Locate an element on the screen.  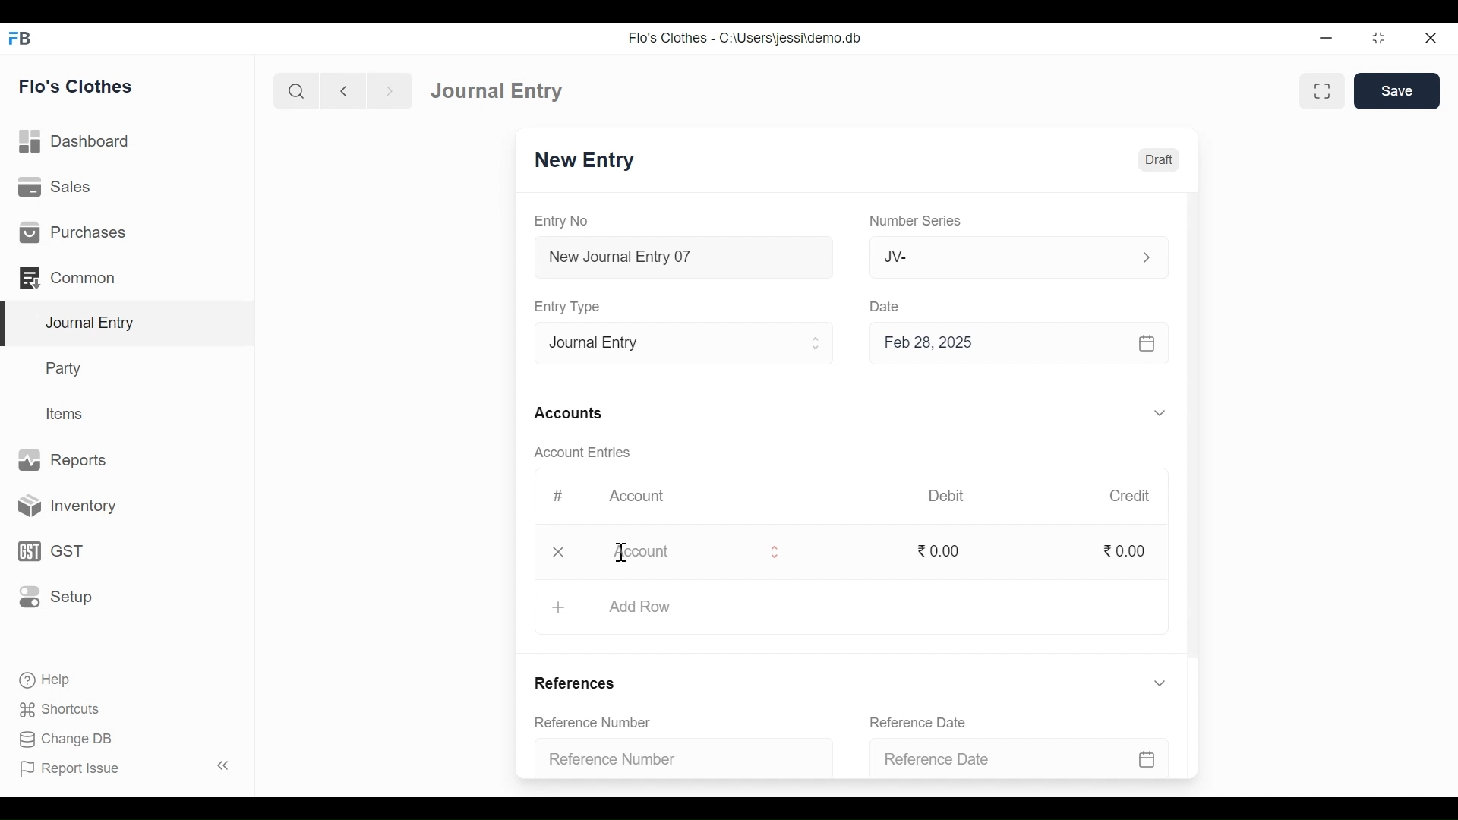
Close is located at coordinates (559, 553).